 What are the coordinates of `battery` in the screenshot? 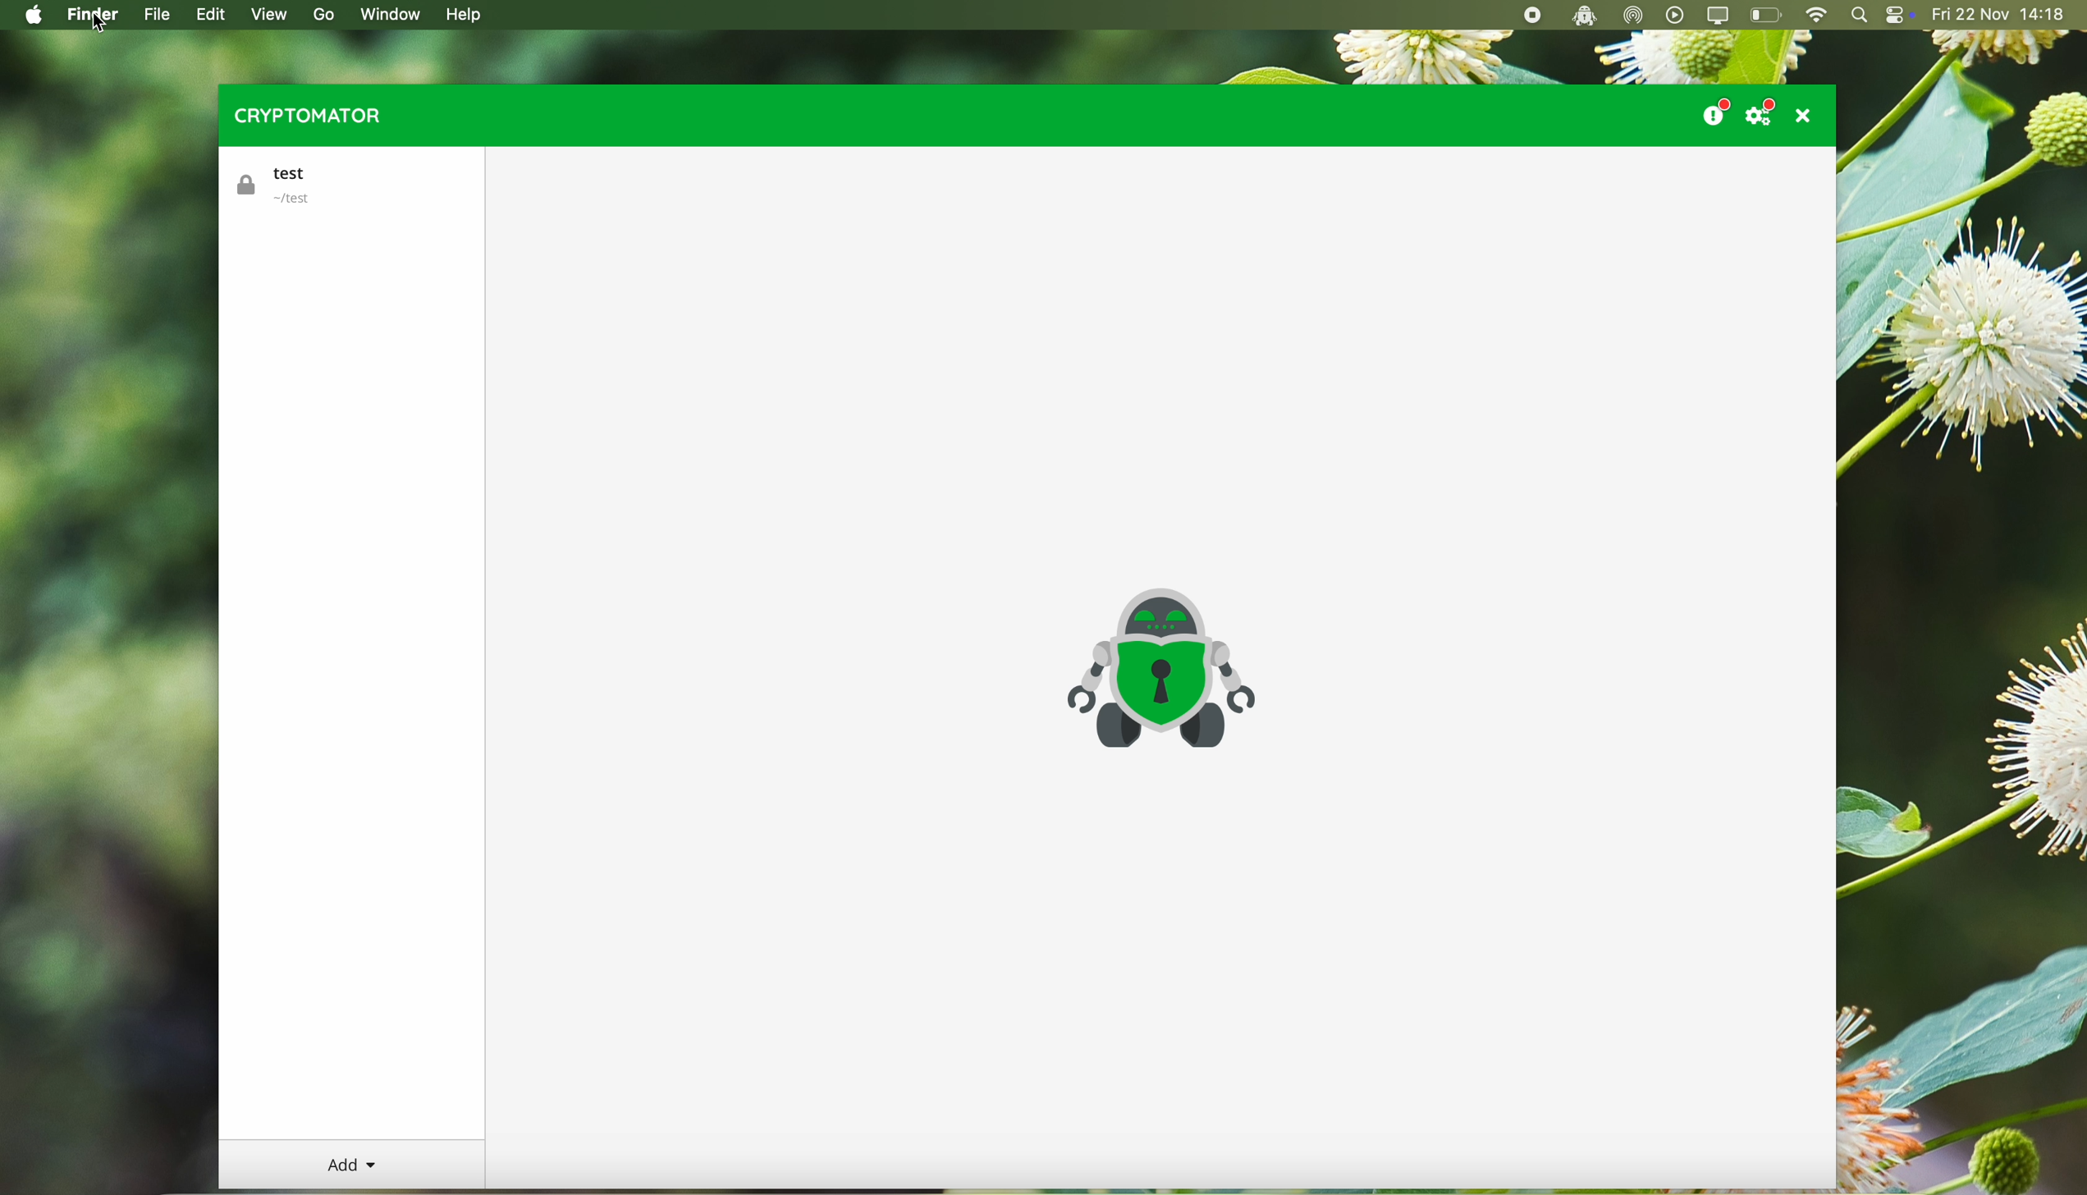 It's located at (1767, 16).